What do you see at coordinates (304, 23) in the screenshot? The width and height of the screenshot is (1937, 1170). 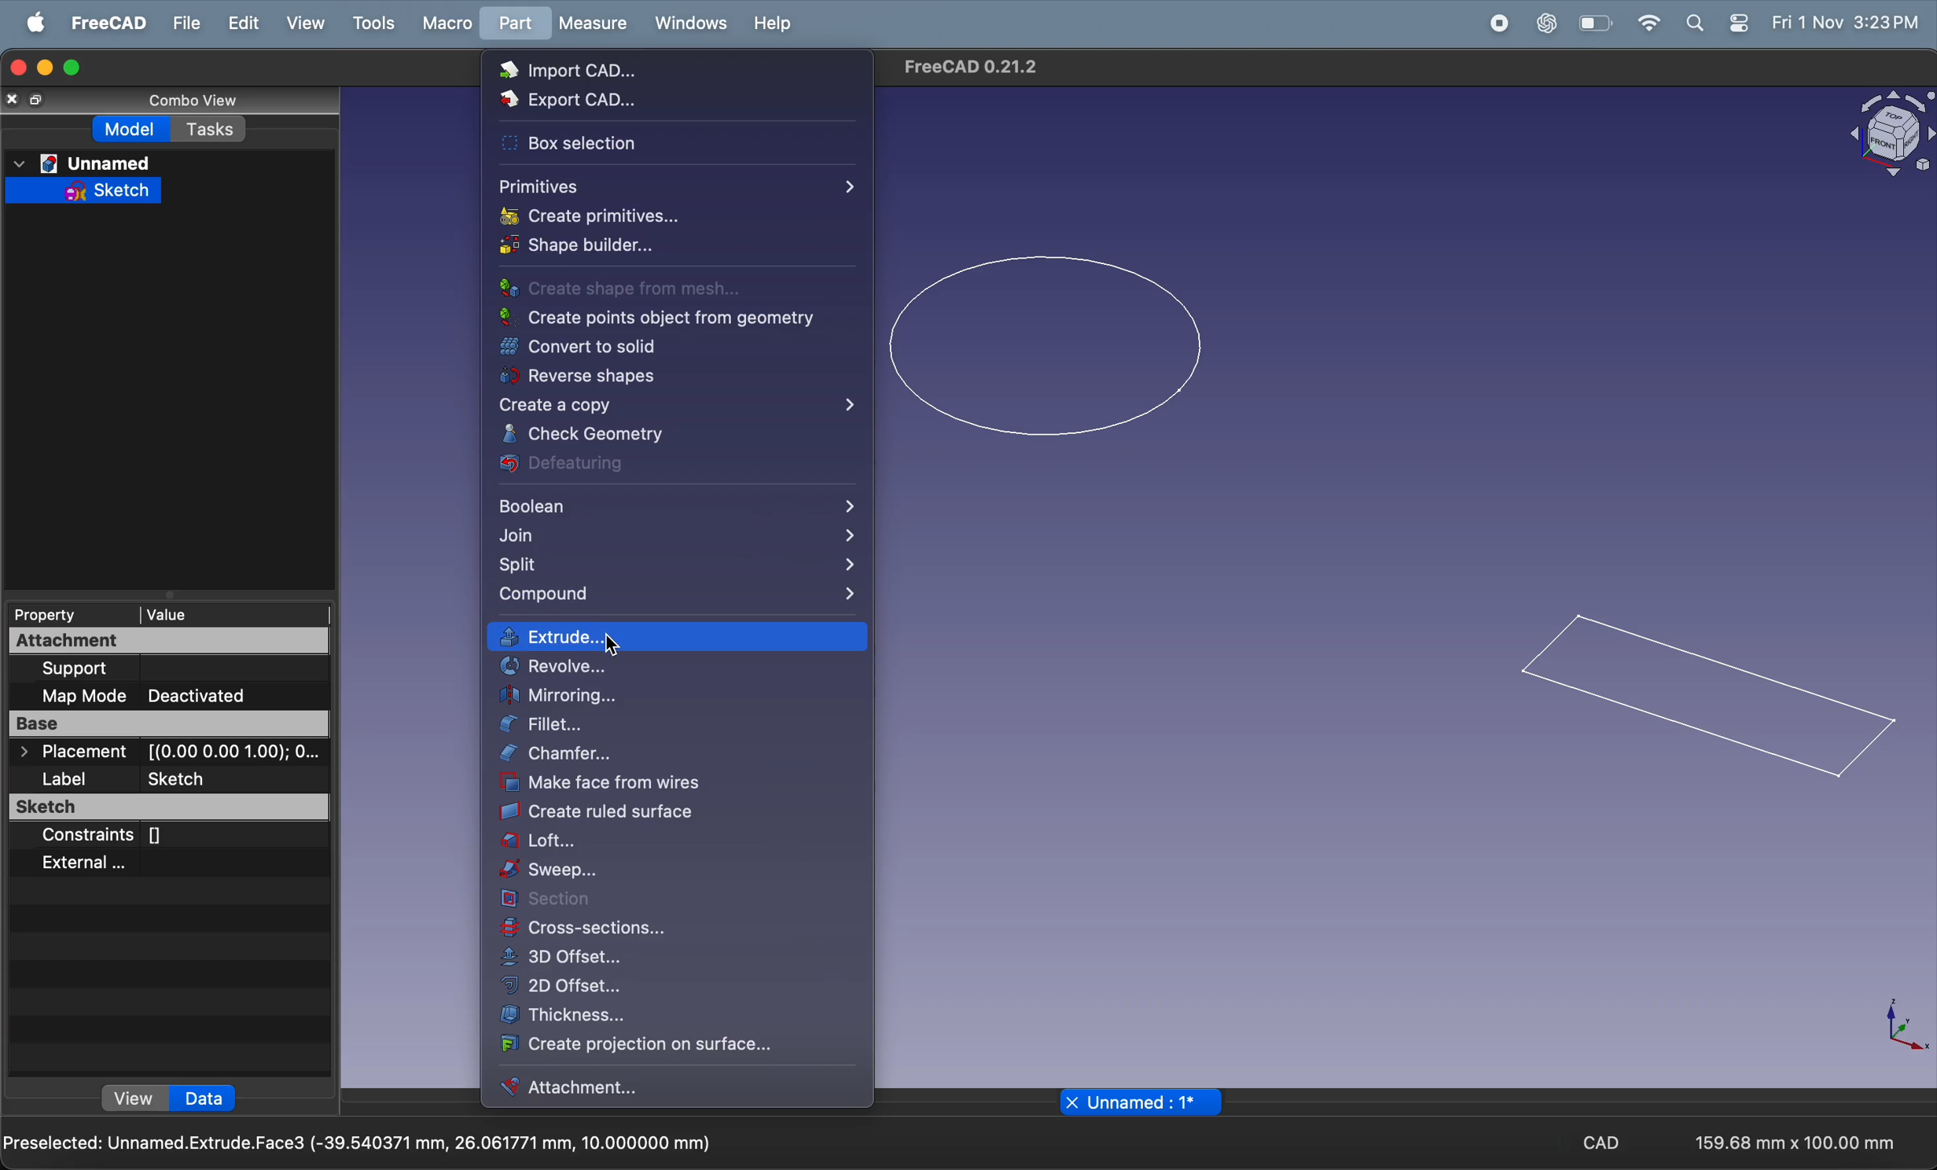 I see `View` at bounding box center [304, 23].